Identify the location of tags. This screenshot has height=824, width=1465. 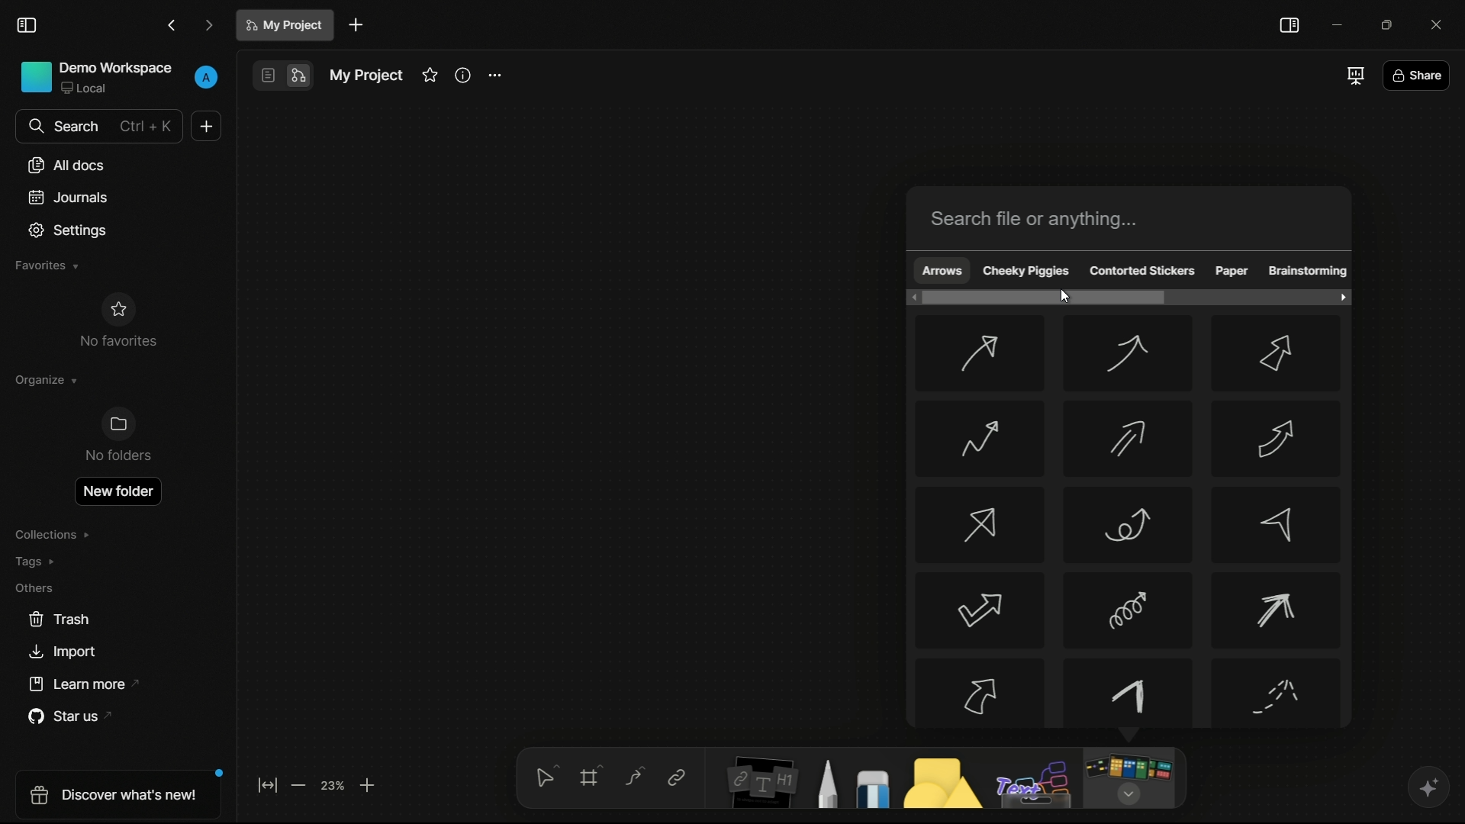
(37, 562).